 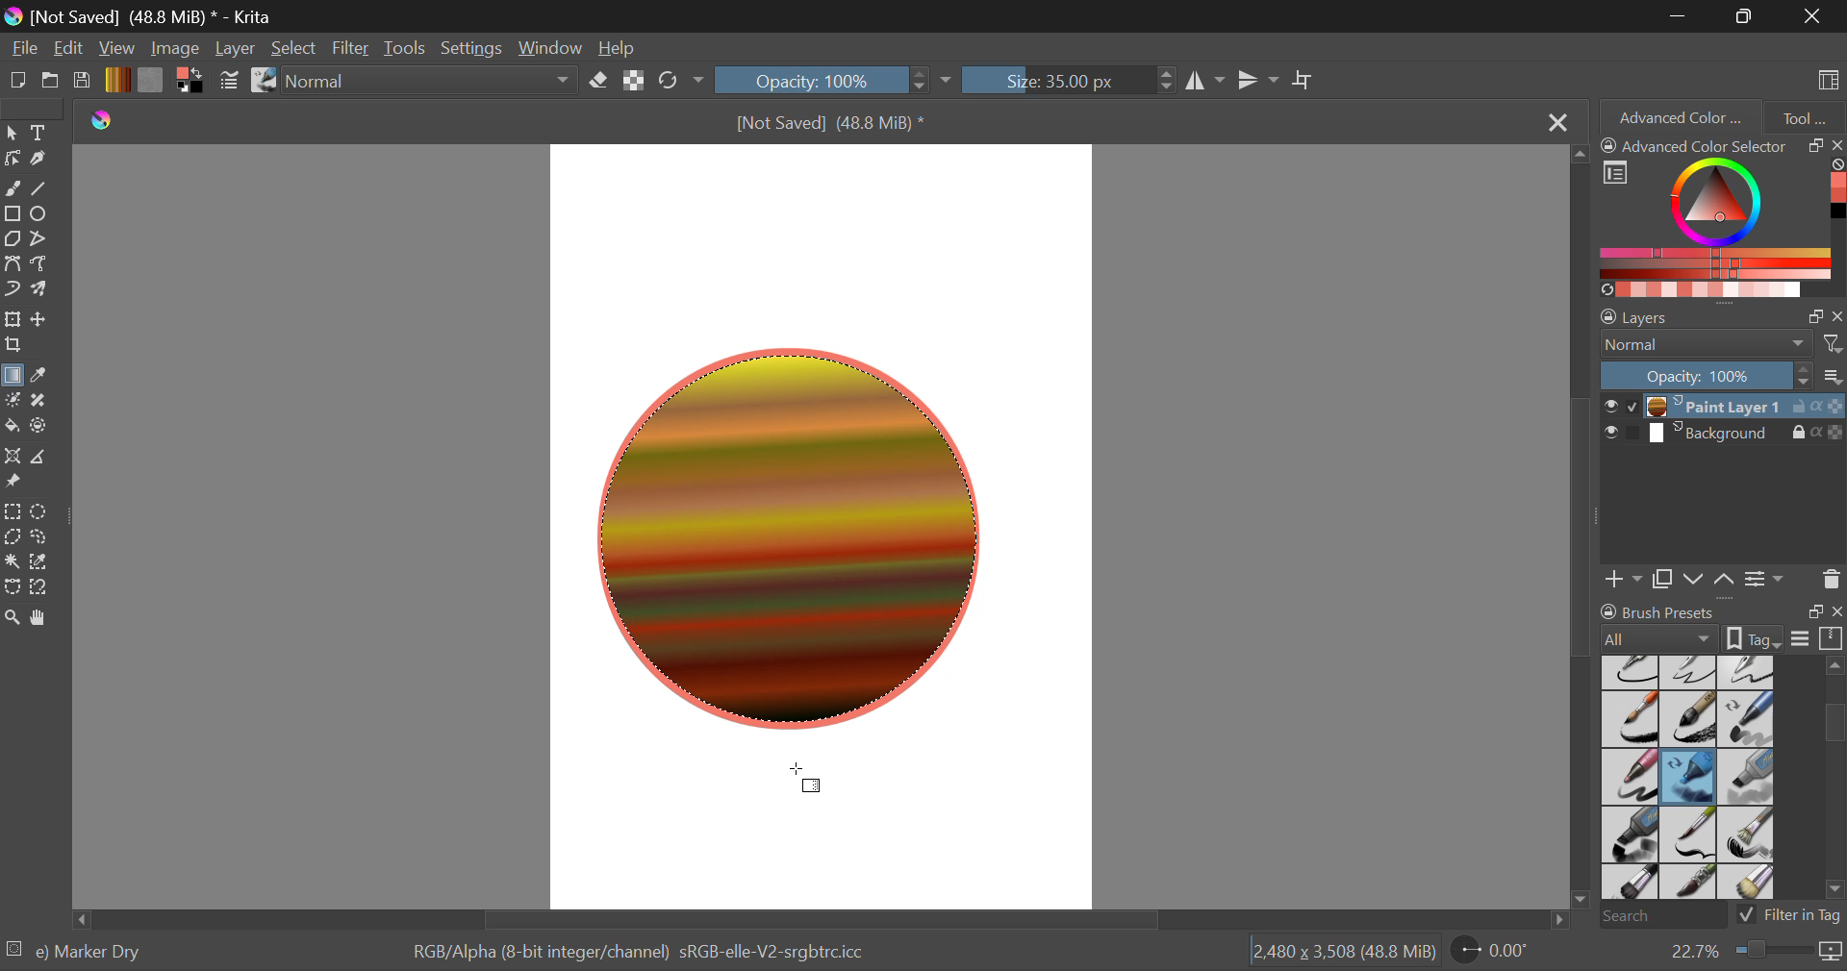 I want to click on Marker Chisel Smooth, so click(x=1747, y=718).